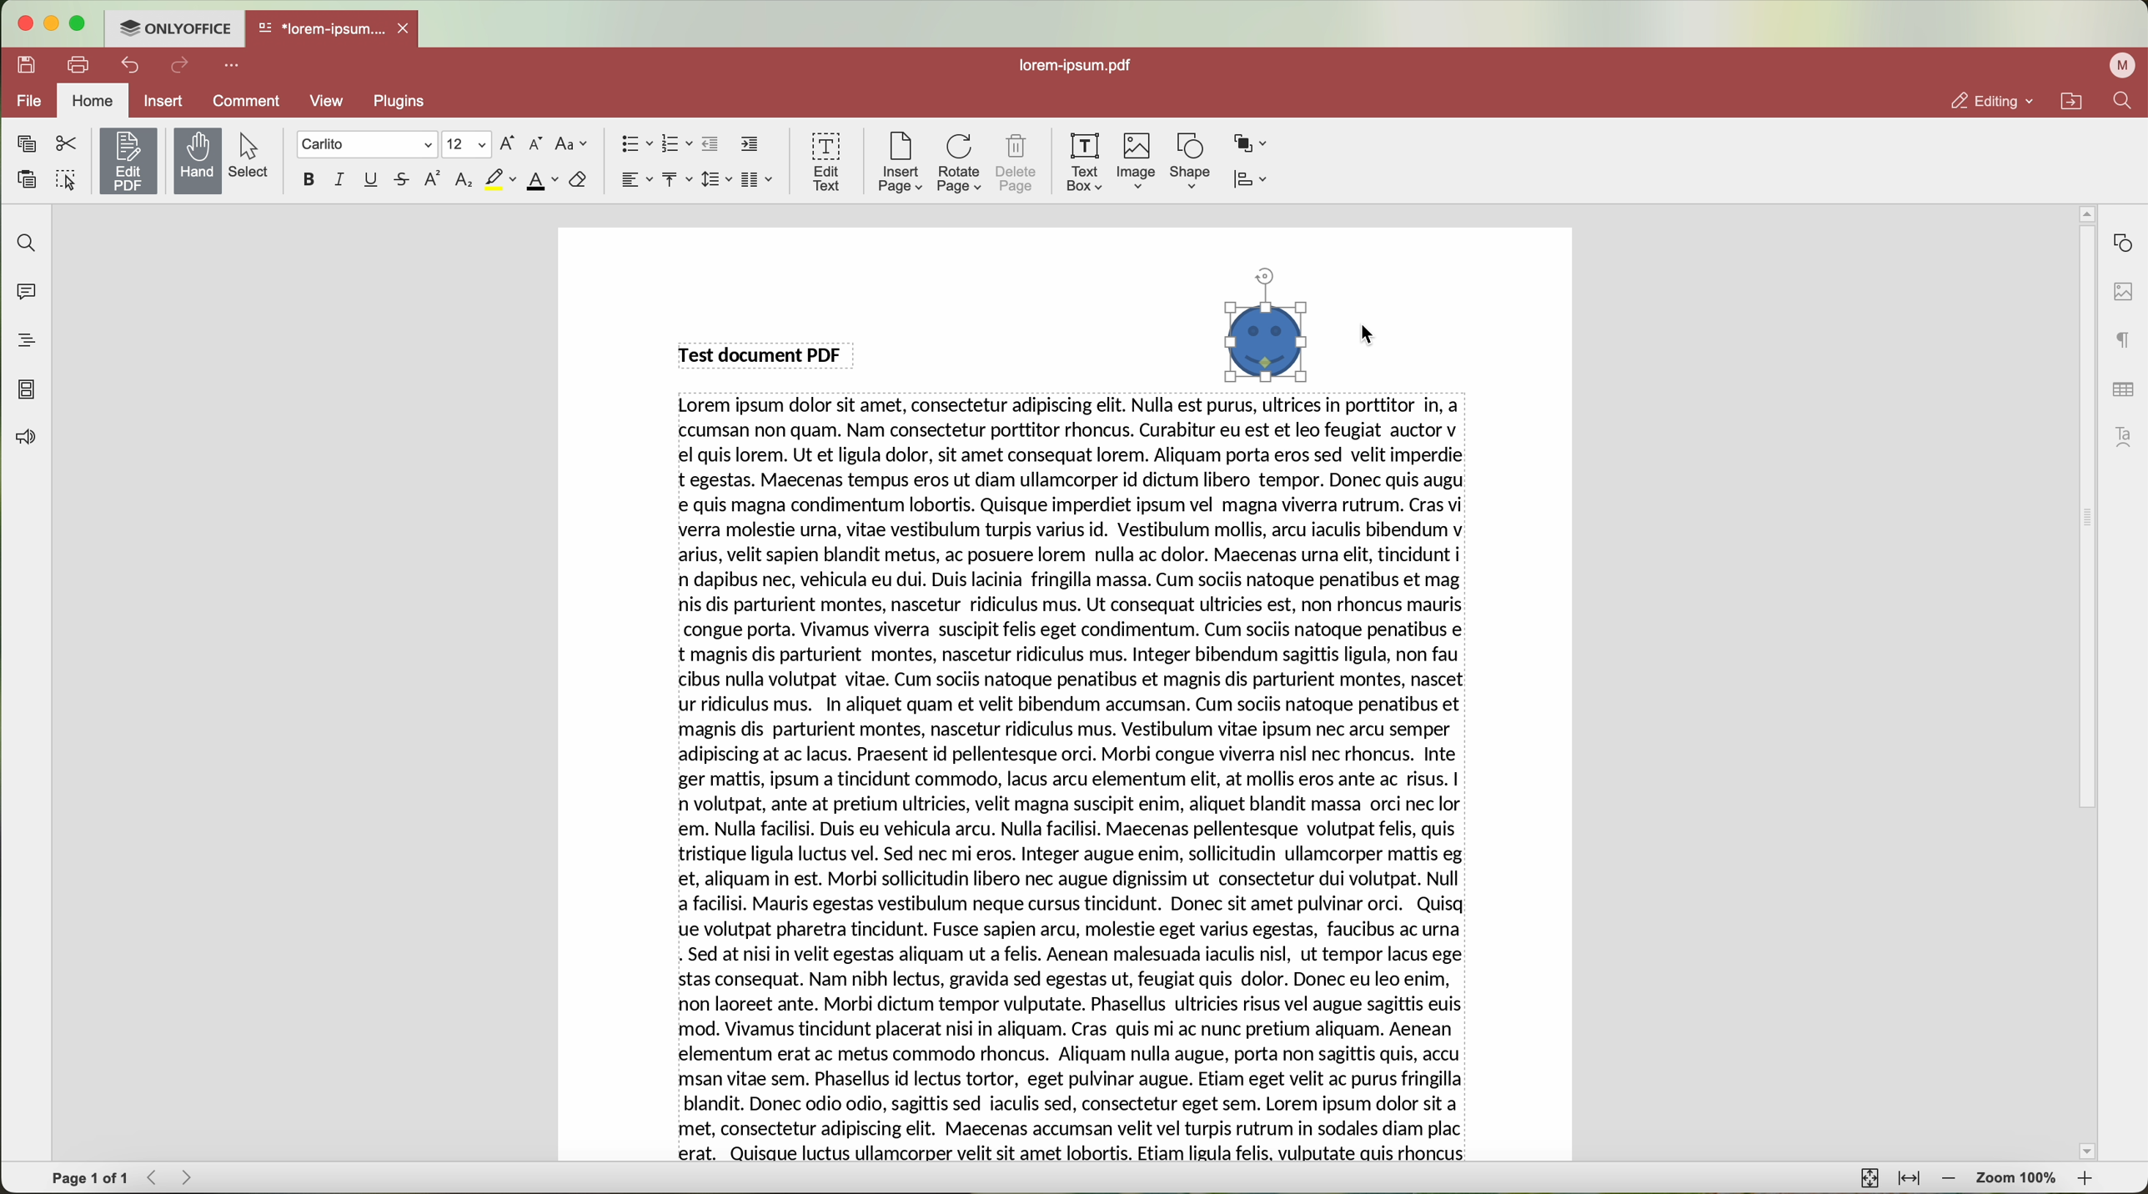  Describe the element at coordinates (1262, 327) in the screenshot. I see `image size` at that location.